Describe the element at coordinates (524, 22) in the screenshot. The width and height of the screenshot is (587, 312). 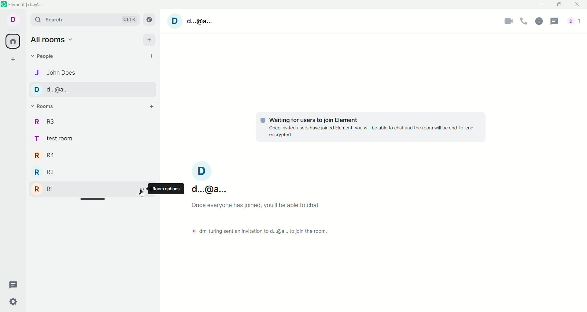
I see `voice call` at that location.